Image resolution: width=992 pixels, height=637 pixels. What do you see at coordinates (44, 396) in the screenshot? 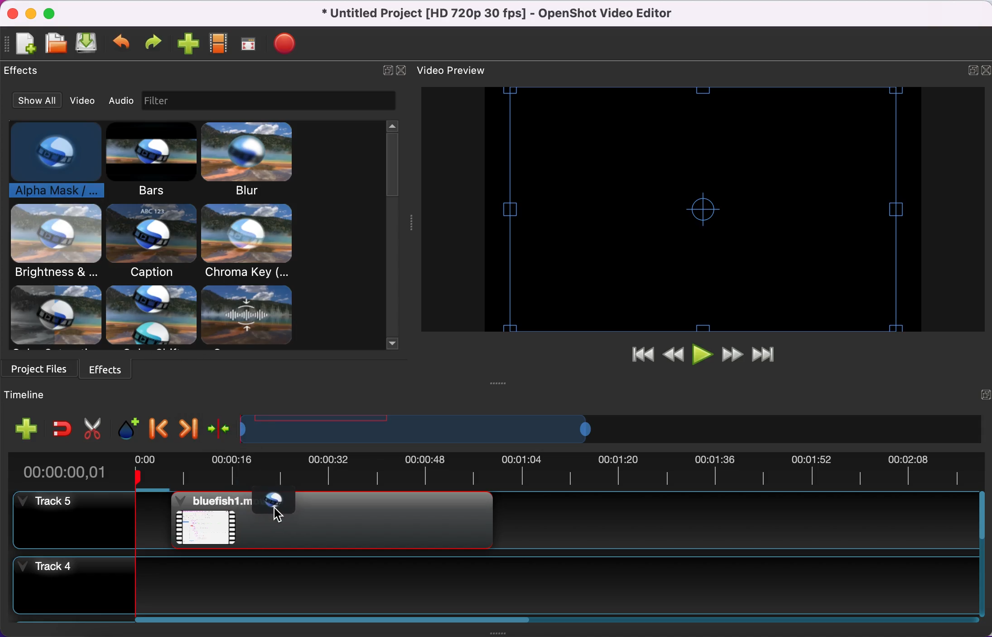
I see `timeline` at bounding box center [44, 396].